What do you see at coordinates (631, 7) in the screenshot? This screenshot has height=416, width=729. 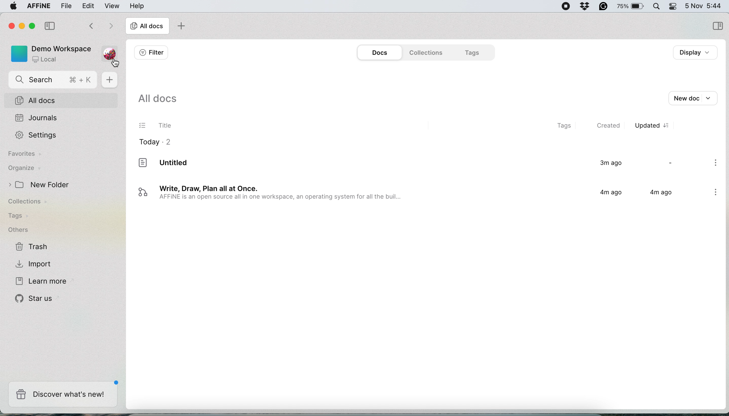 I see `75%` at bounding box center [631, 7].